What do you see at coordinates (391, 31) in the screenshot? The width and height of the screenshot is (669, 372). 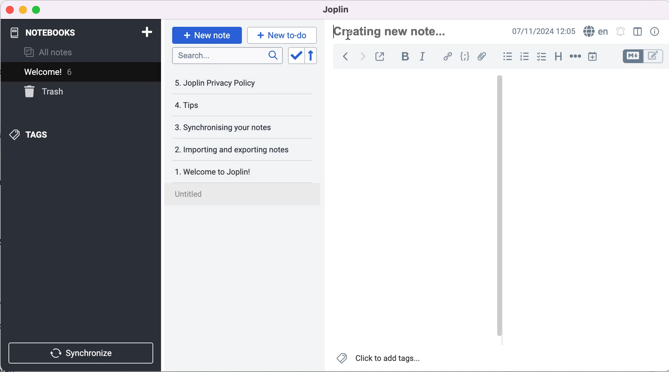 I see `creating new note` at bounding box center [391, 31].